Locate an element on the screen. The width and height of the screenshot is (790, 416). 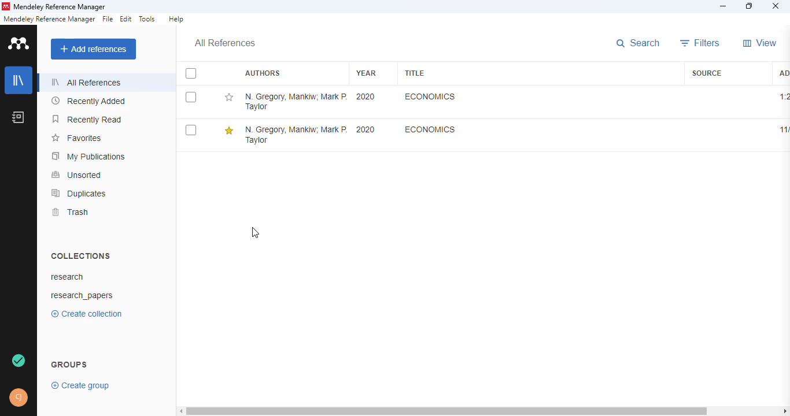
my publications is located at coordinates (88, 157).